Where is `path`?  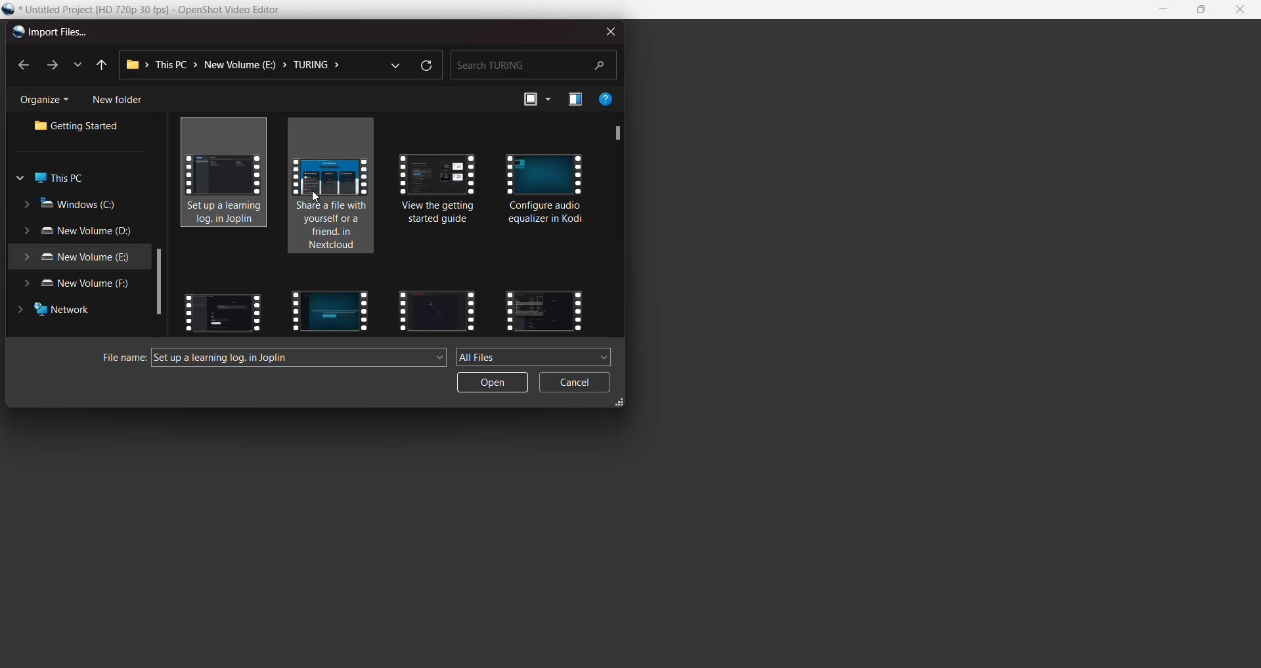 path is located at coordinates (238, 65).